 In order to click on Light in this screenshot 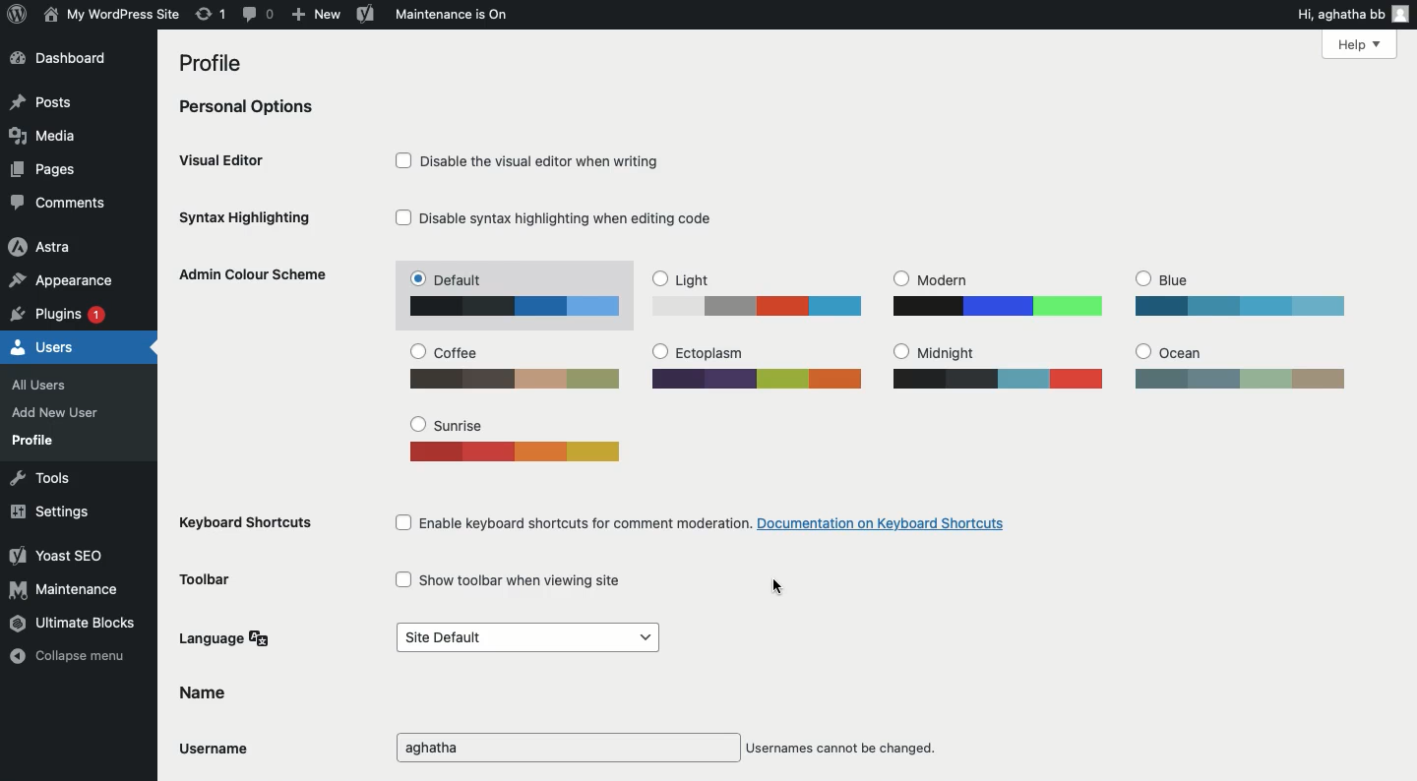, I will do `click(758, 295)`.